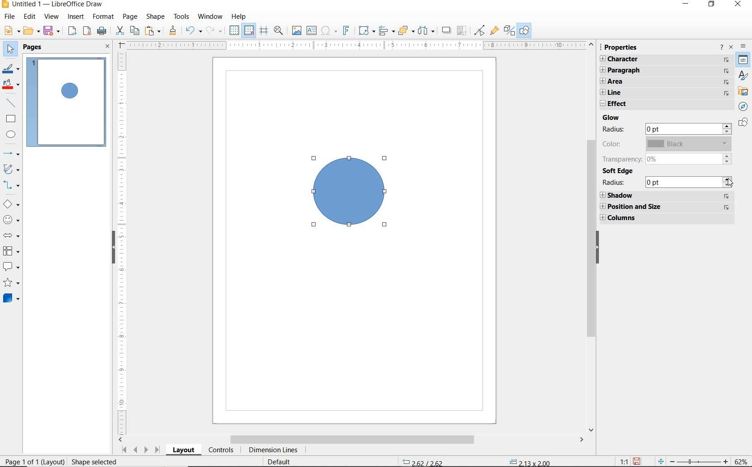  Describe the element at coordinates (12, 219) in the screenshot. I see `SYMBOL SHAPES` at that location.